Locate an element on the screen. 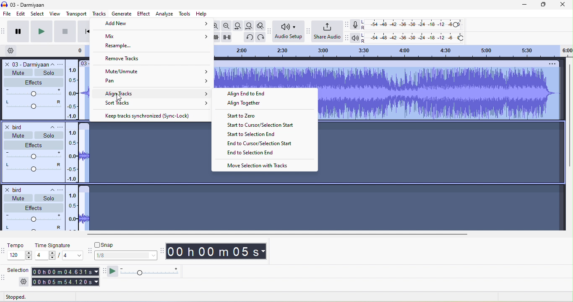 This screenshot has width=573, height=302. tempo is located at coordinates (21, 246).